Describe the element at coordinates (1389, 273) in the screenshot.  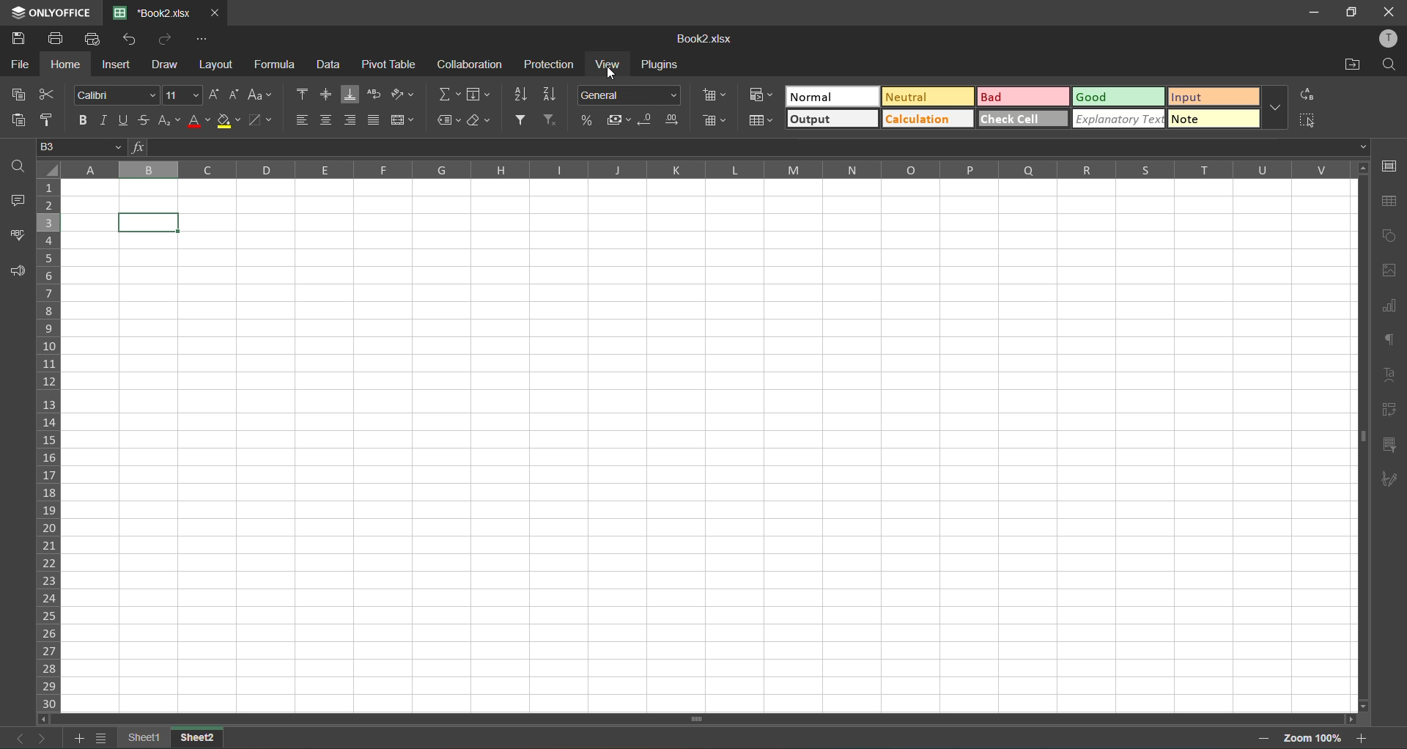
I see `images` at that location.